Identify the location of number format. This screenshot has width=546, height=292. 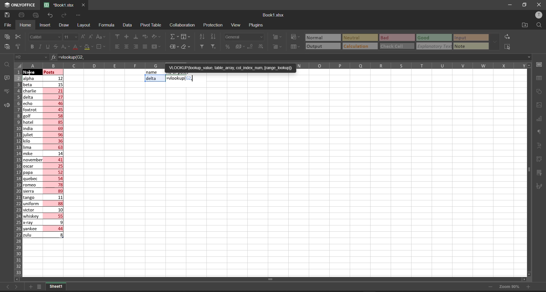
(244, 37).